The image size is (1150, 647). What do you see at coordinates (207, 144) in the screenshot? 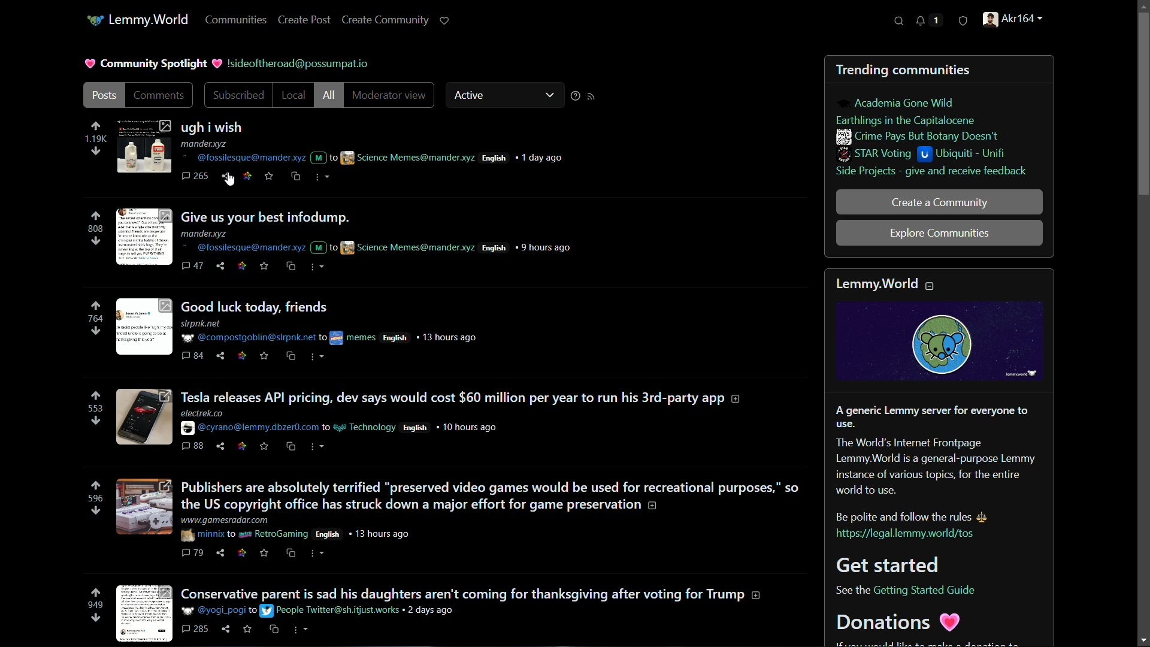
I see `mander.xyz` at bounding box center [207, 144].